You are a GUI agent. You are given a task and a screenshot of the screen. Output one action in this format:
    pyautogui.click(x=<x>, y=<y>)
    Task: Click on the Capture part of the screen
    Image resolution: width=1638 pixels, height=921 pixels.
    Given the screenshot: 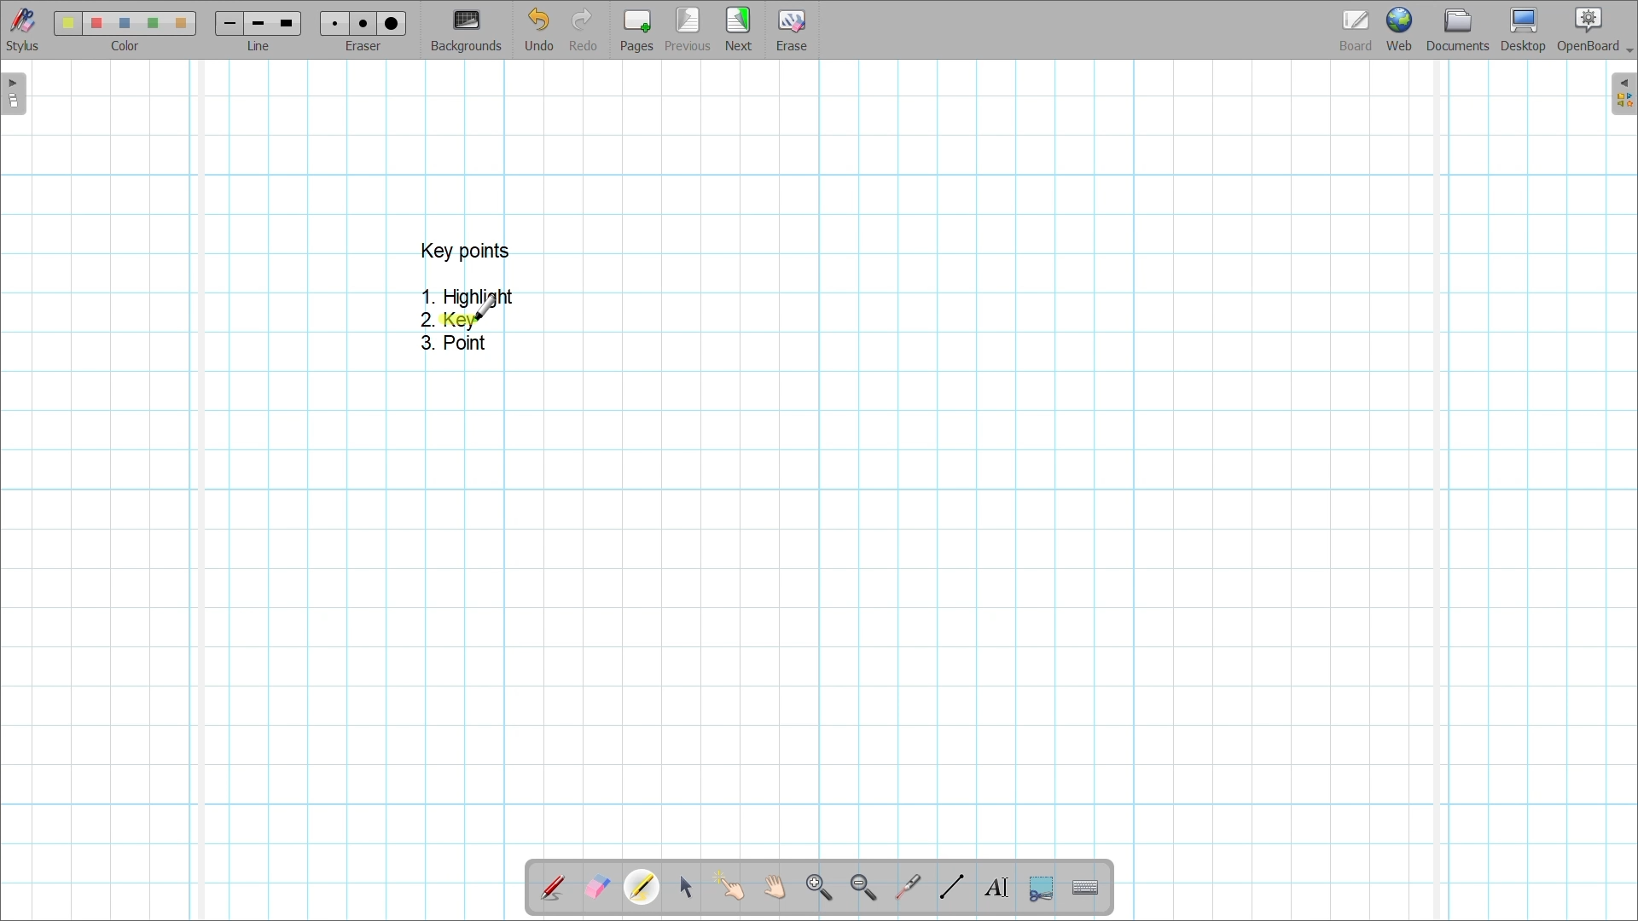 What is the action you would take?
    pyautogui.click(x=1042, y=889)
    